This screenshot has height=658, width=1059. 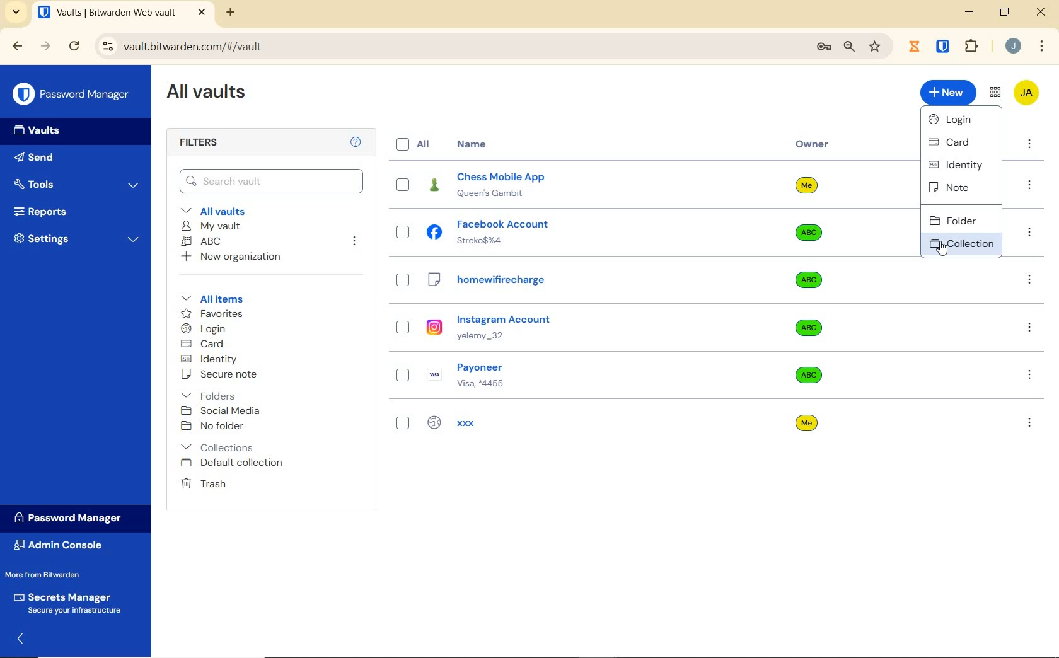 I want to click on more options, so click(x=1031, y=186).